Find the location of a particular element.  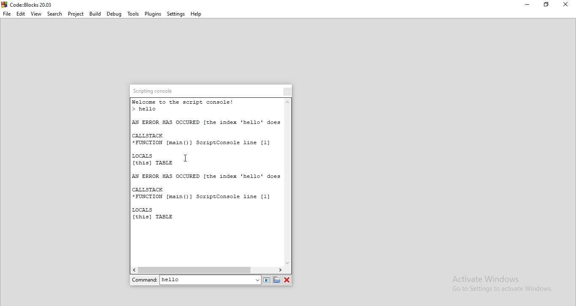

Project  is located at coordinates (75, 14).